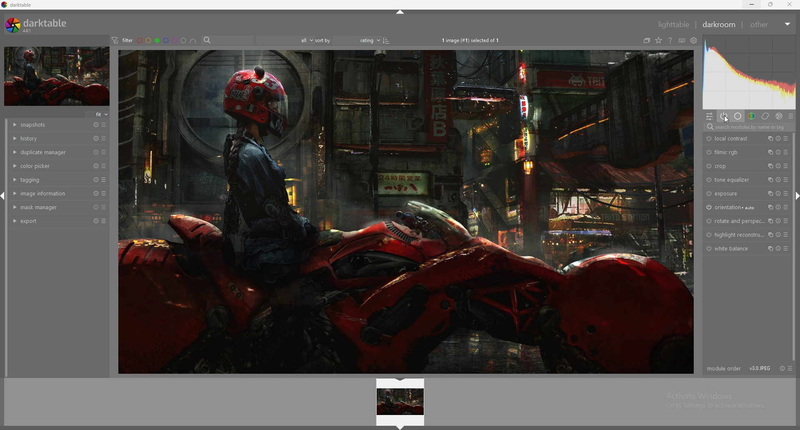 The image size is (800, 430). Describe the element at coordinates (98, 114) in the screenshot. I see `fit` at that location.